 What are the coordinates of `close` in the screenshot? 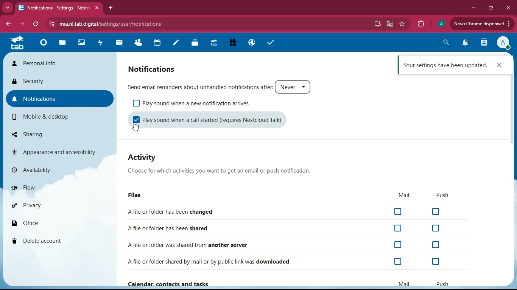 It's located at (508, 8).